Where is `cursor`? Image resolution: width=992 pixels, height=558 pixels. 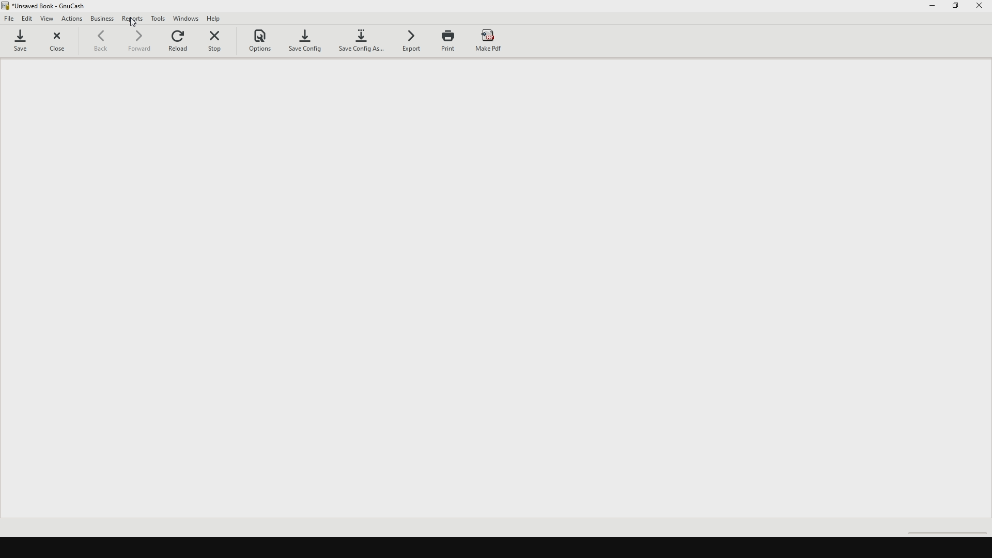
cursor is located at coordinates (133, 25).